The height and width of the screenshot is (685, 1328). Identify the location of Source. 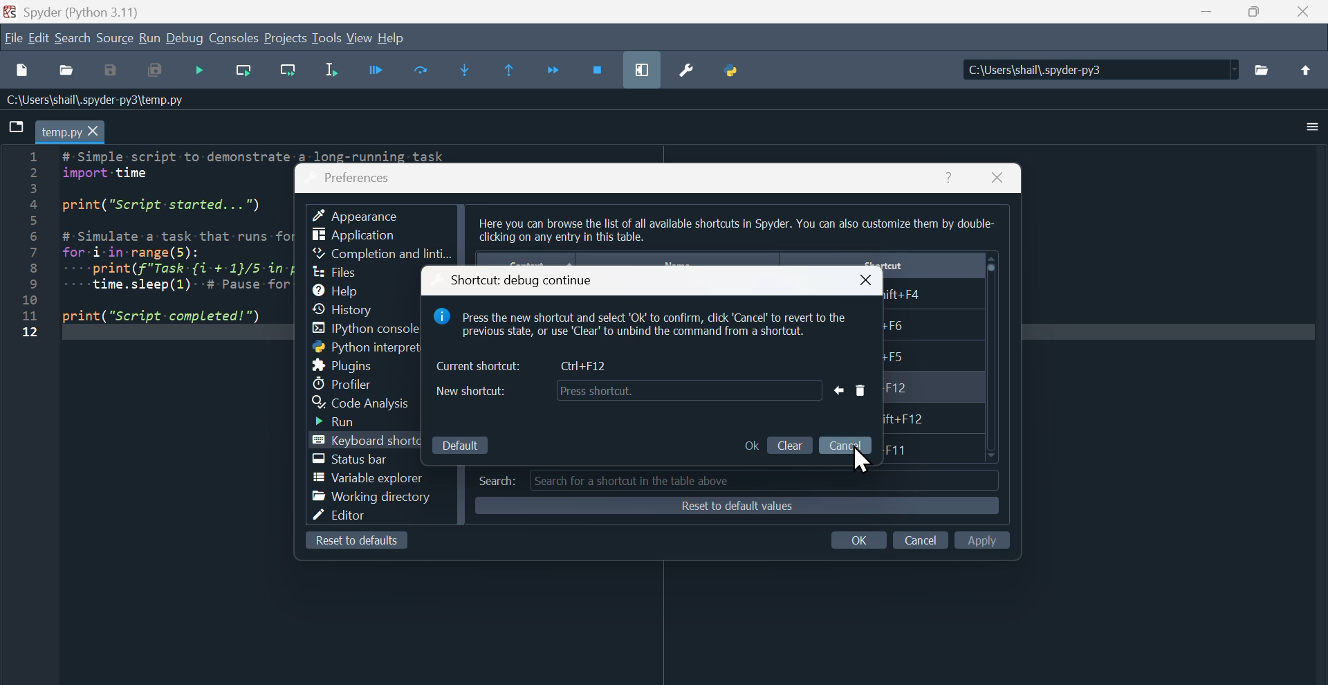
(116, 39).